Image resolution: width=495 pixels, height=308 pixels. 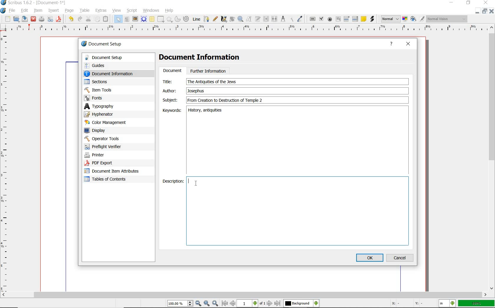 I want to click on item, so click(x=38, y=11).